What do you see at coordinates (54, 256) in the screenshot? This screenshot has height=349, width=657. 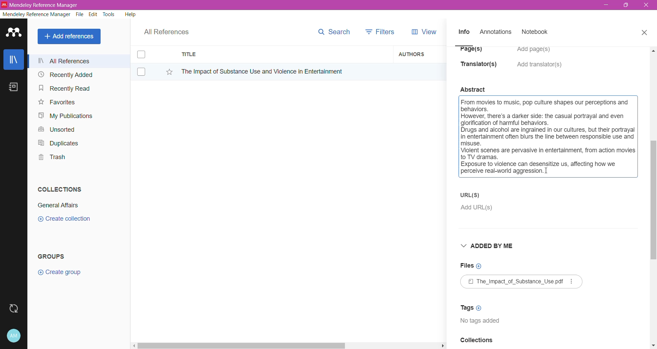 I see `Groups` at bounding box center [54, 256].